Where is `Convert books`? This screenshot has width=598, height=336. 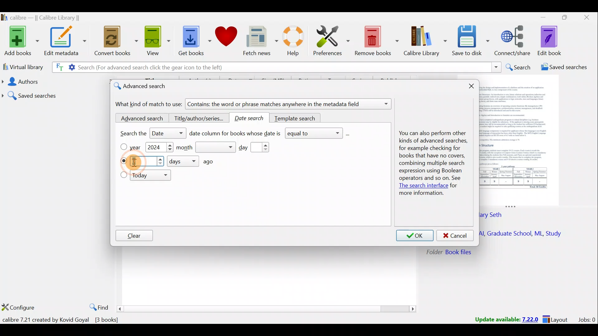 Convert books is located at coordinates (116, 43).